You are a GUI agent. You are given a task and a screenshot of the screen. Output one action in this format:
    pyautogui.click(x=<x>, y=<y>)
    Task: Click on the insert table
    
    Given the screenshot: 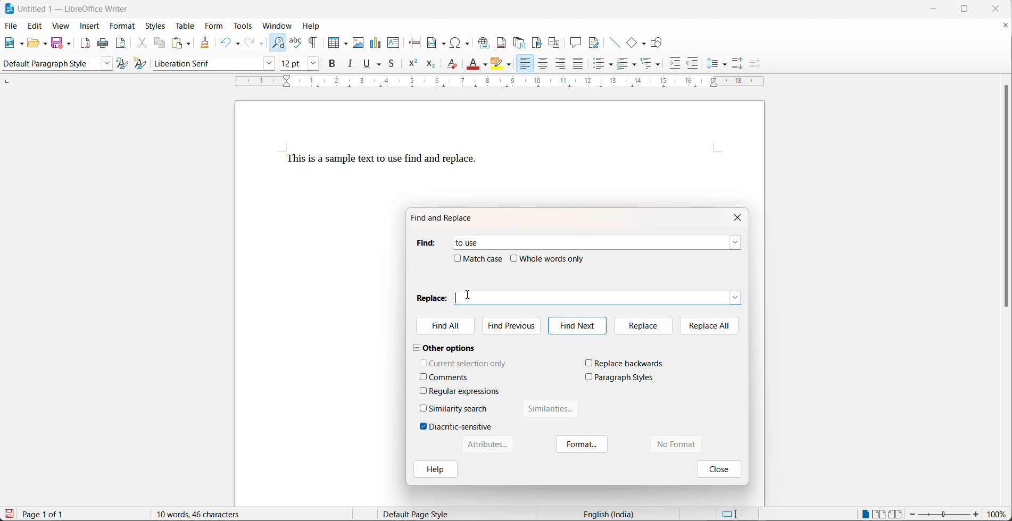 What is the action you would take?
    pyautogui.click(x=338, y=39)
    